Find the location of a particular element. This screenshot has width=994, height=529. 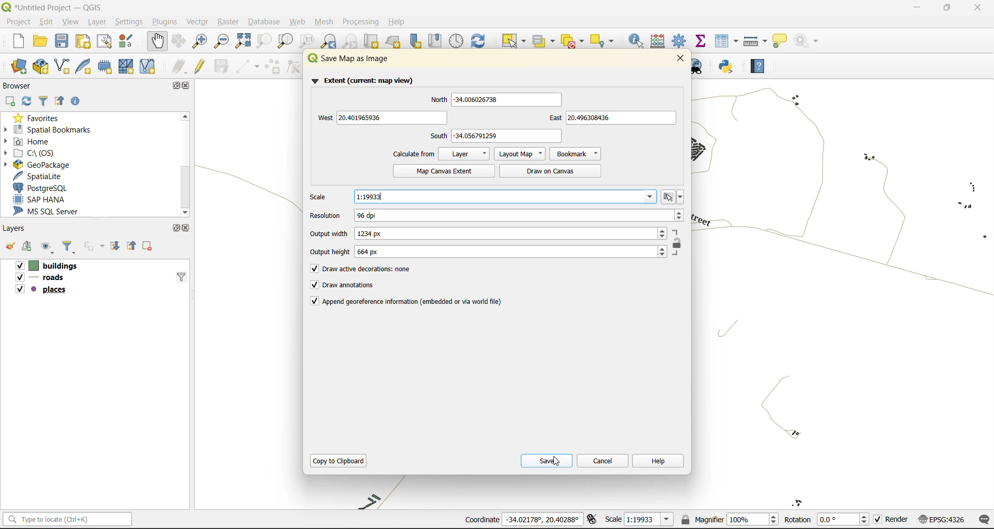

mesh is located at coordinates (323, 23).